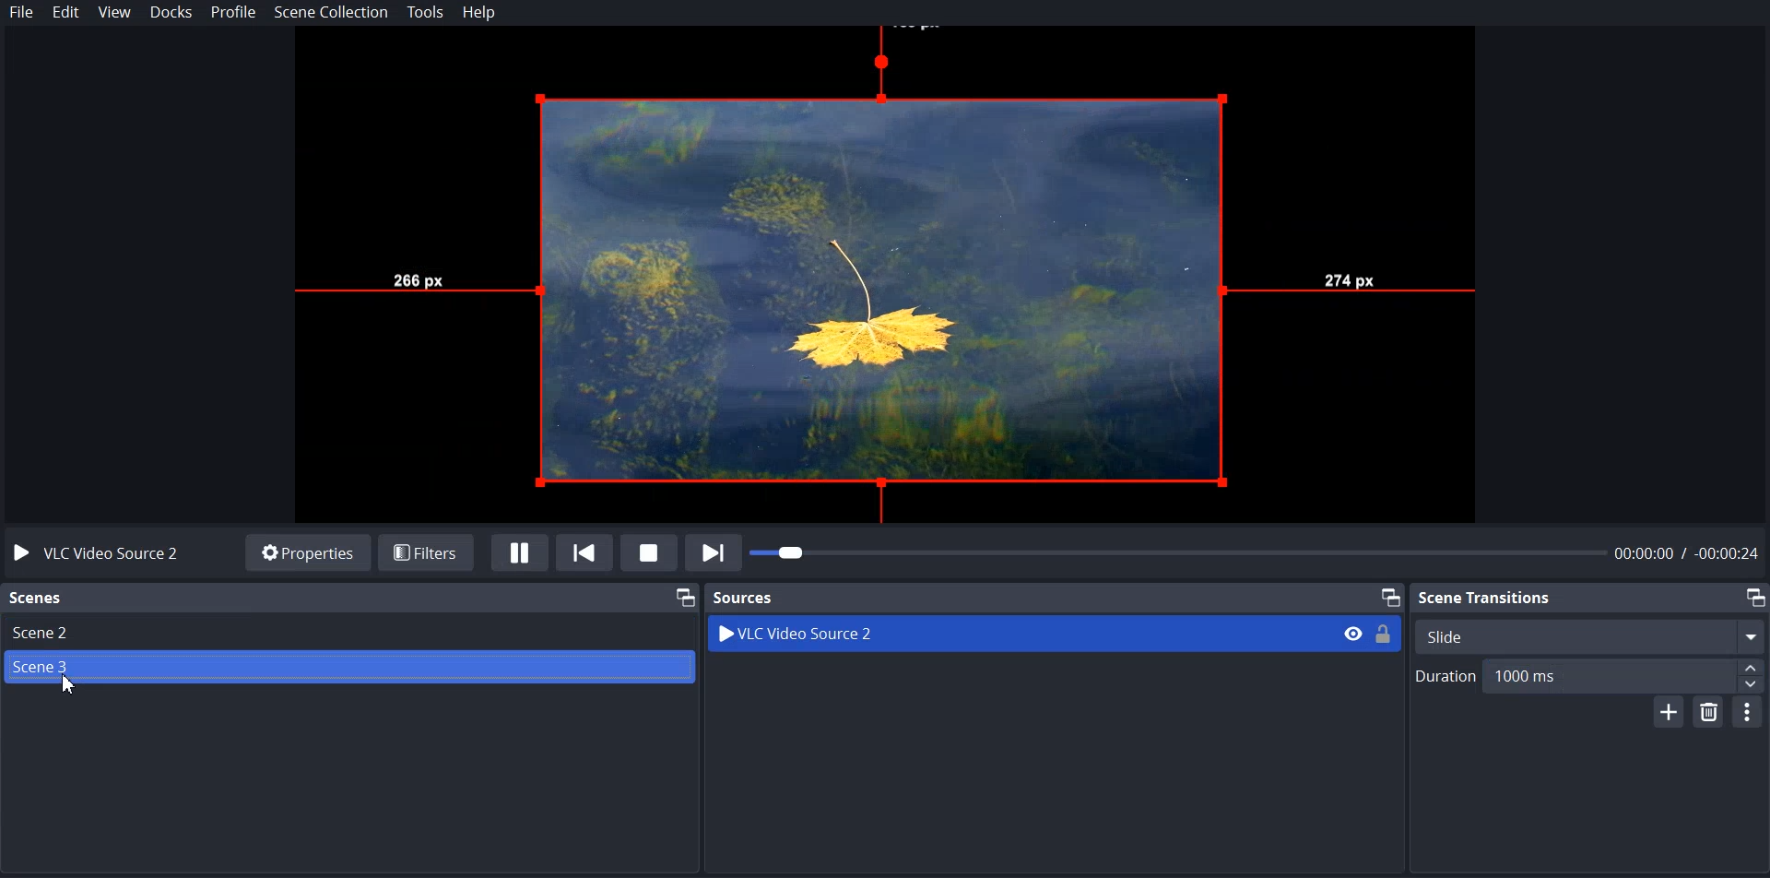 The height and width of the screenshot is (878, 1770). Describe the element at coordinates (889, 279) in the screenshot. I see `Bounding Box of file preview` at that location.